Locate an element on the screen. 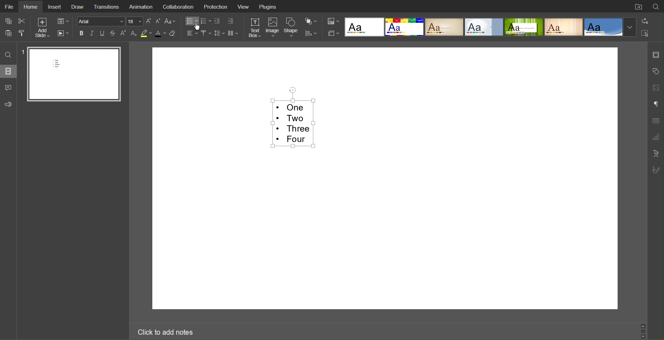 The image size is (664, 340). Slide 1 is located at coordinates (73, 75).